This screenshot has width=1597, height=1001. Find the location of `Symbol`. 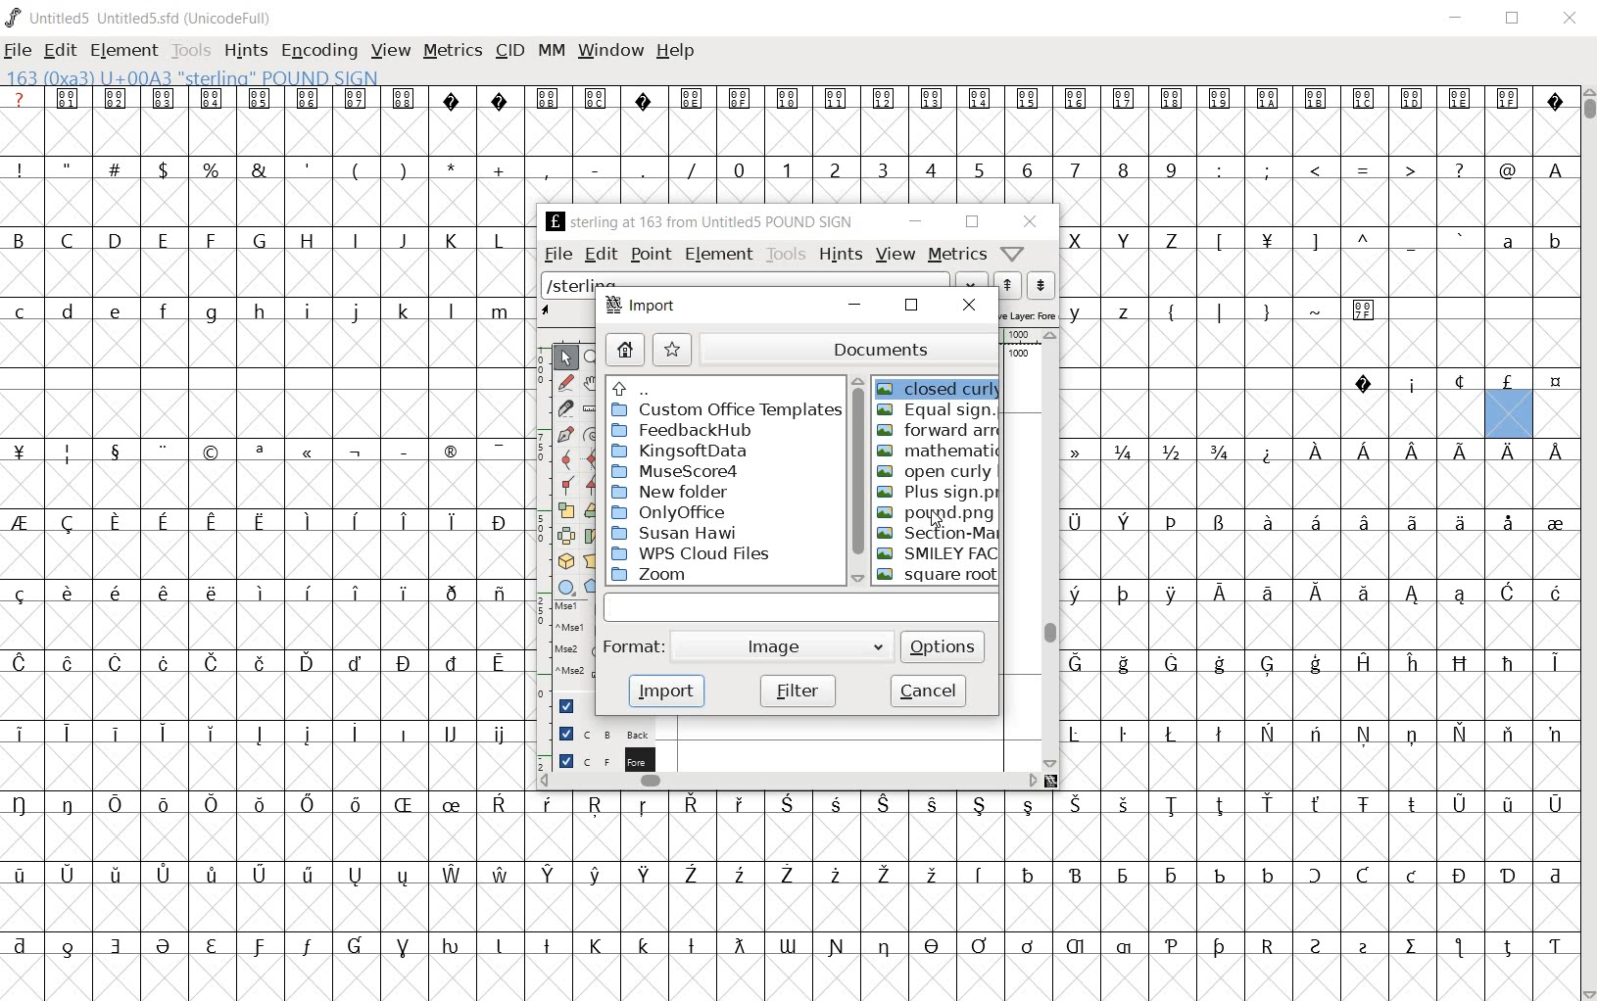

Symbol is located at coordinates (165, 97).